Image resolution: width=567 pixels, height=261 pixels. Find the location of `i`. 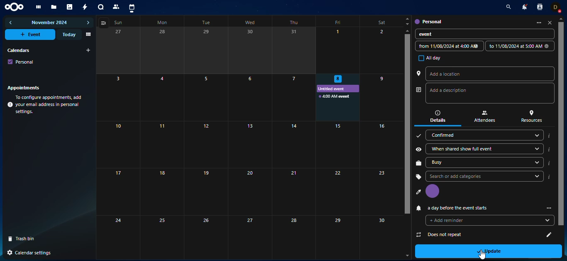

i is located at coordinates (550, 177).